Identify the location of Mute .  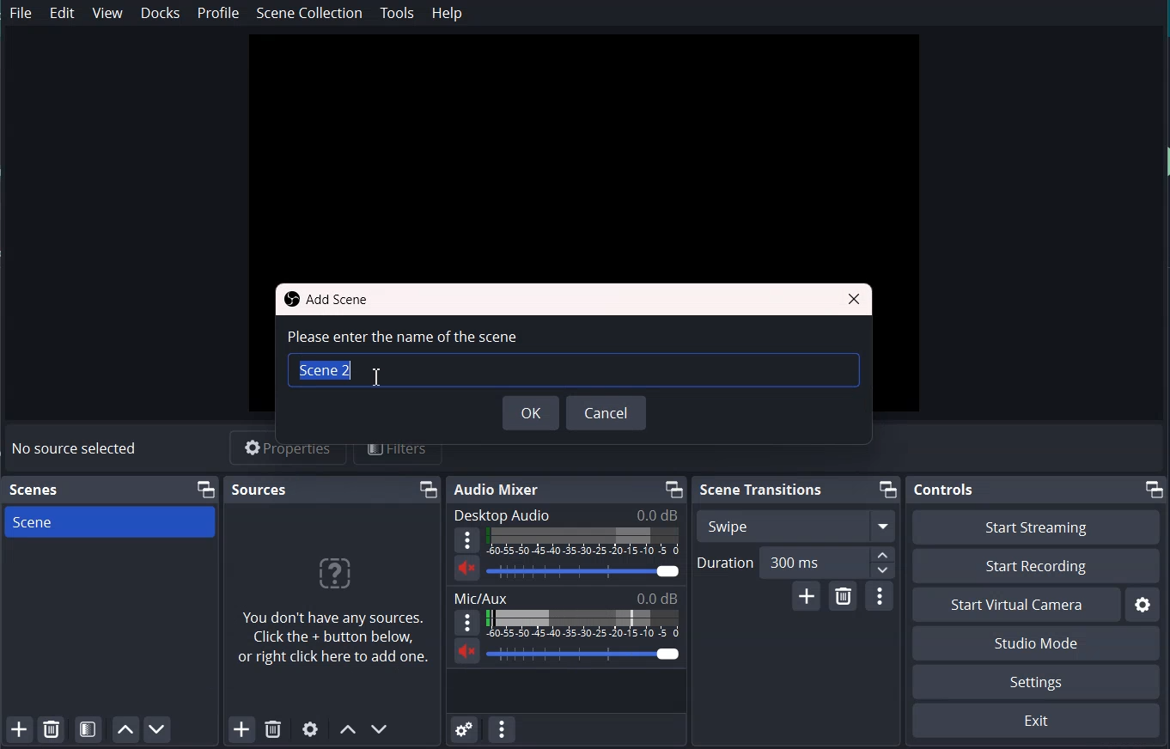
(467, 650).